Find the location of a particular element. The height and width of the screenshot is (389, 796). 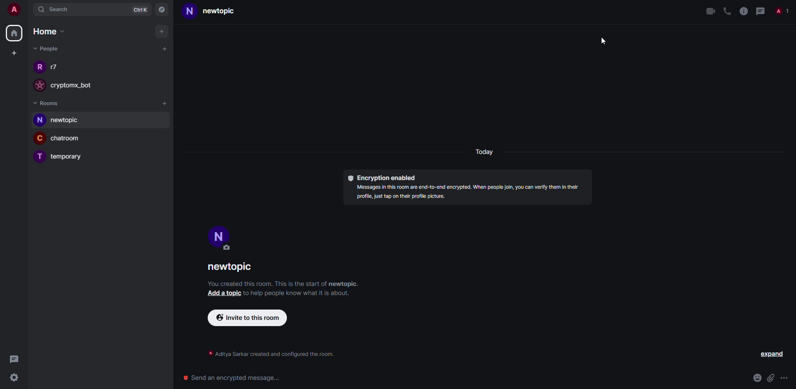

bot is located at coordinates (79, 86).